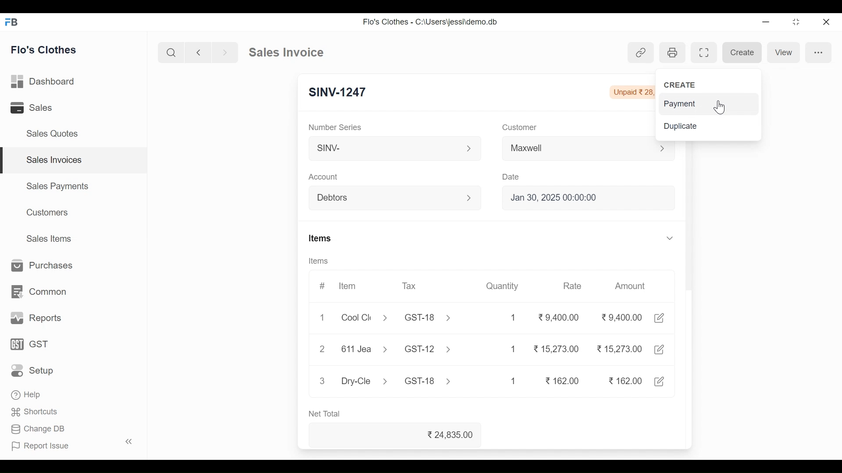 This screenshot has width=842, height=473. Describe the element at coordinates (681, 125) in the screenshot. I see `Duplicate` at that location.